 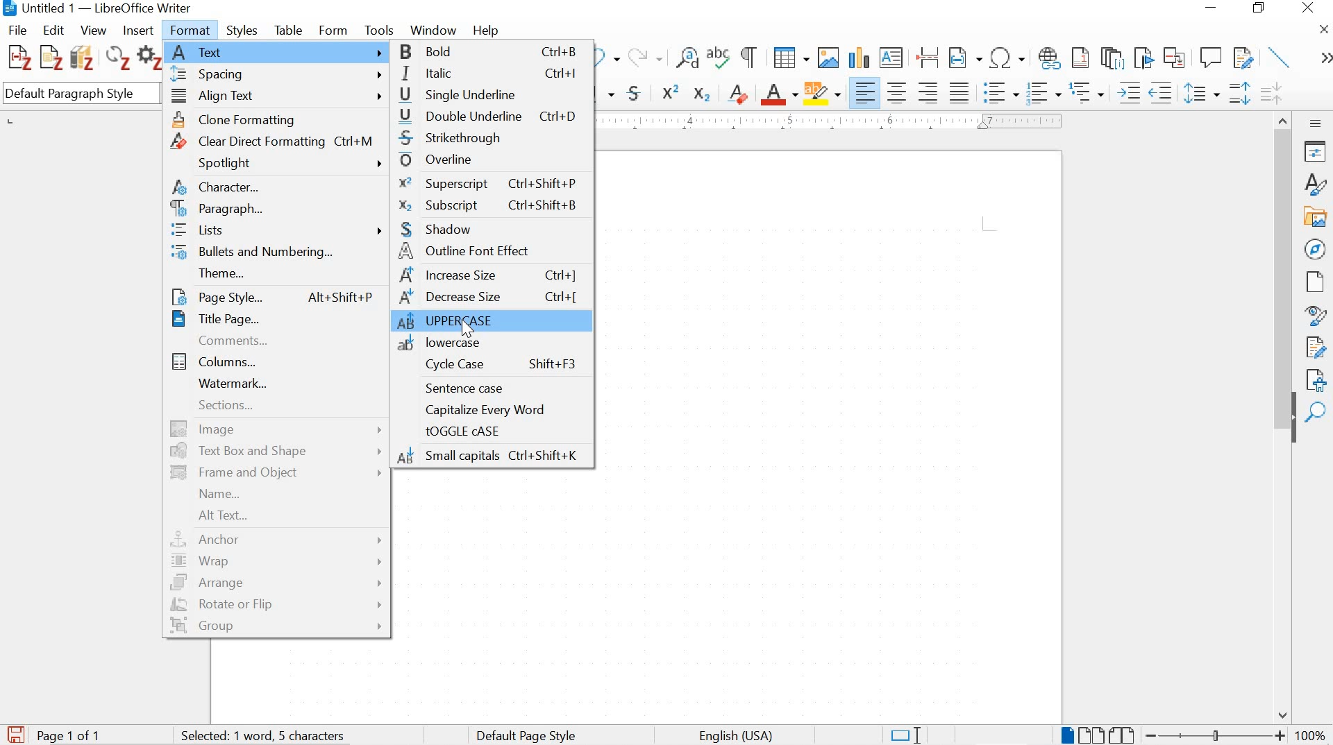 I want to click on strikethrough, so click(x=494, y=139).